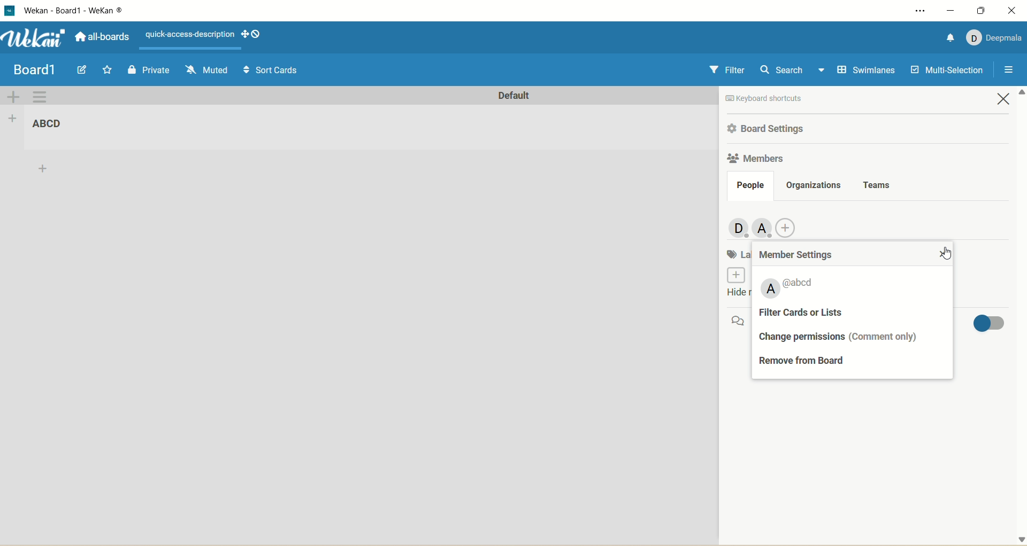 This screenshot has width=1027, height=546. What do you see at coordinates (513, 97) in the screenshot?
I see `default` at bounding box center [513, 97].